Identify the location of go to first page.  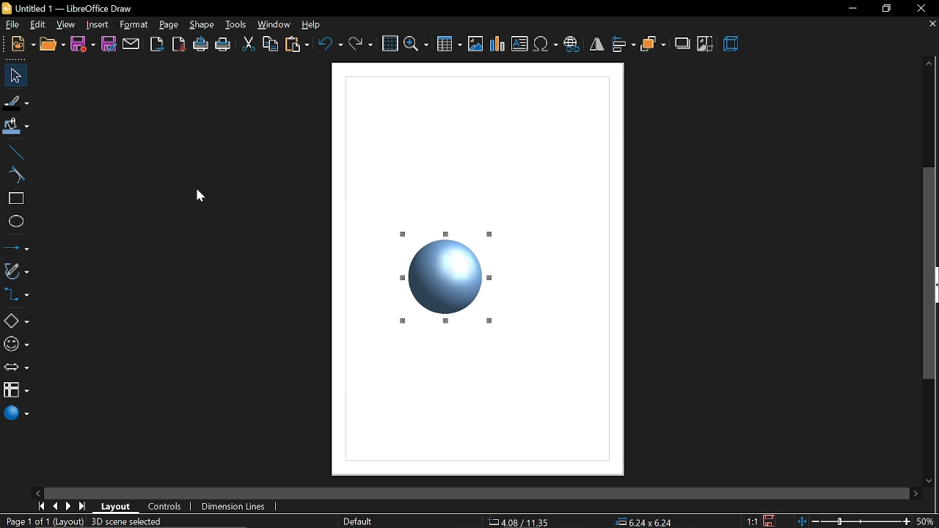
(43, 507).